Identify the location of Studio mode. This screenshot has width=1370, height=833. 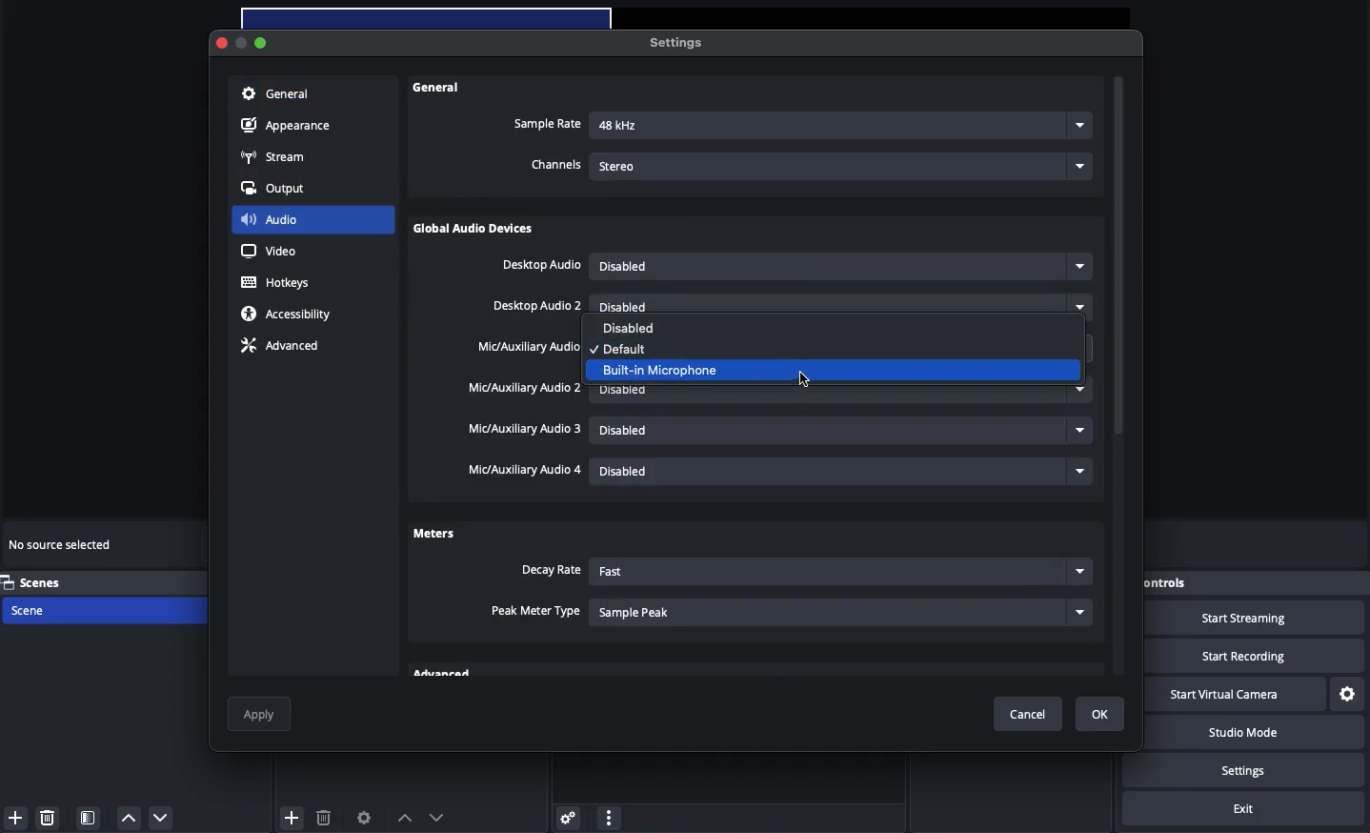
(1256, 735).